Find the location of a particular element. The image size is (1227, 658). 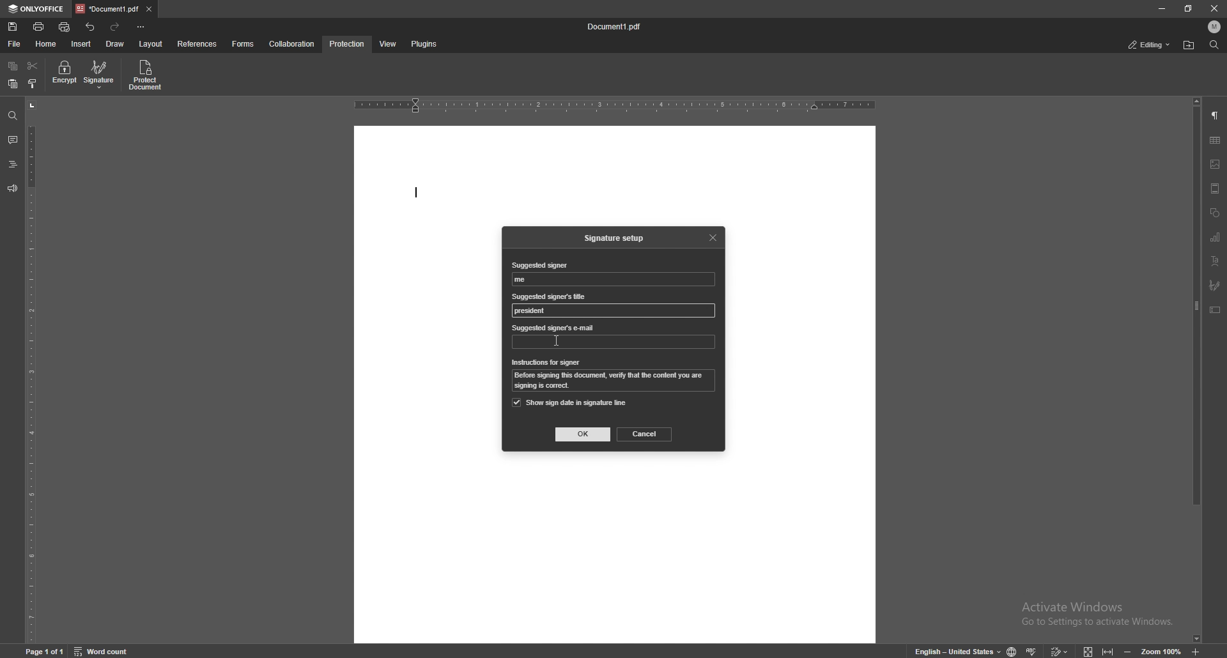

suggested signer is located at coordinates (525, 280).